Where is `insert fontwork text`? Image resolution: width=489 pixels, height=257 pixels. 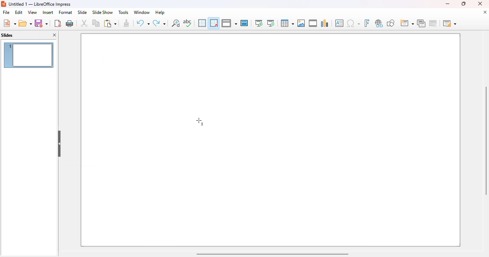
insert fontwork text is located at coordinates (367, 23).